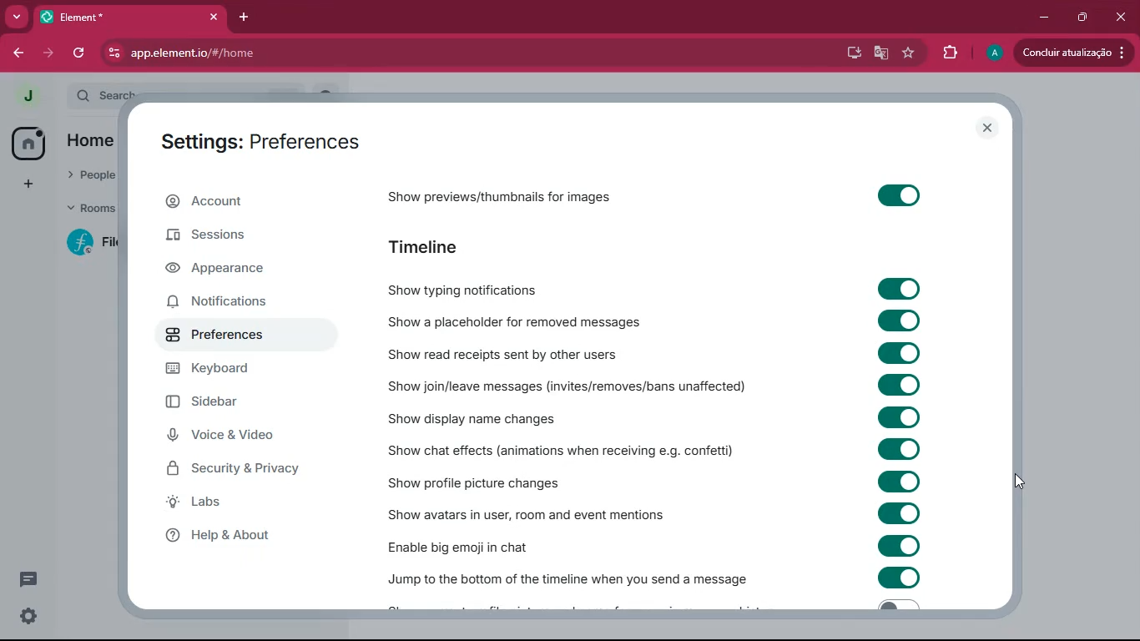  I want to click on show a placeholder for removed messages, so click(549, 321).